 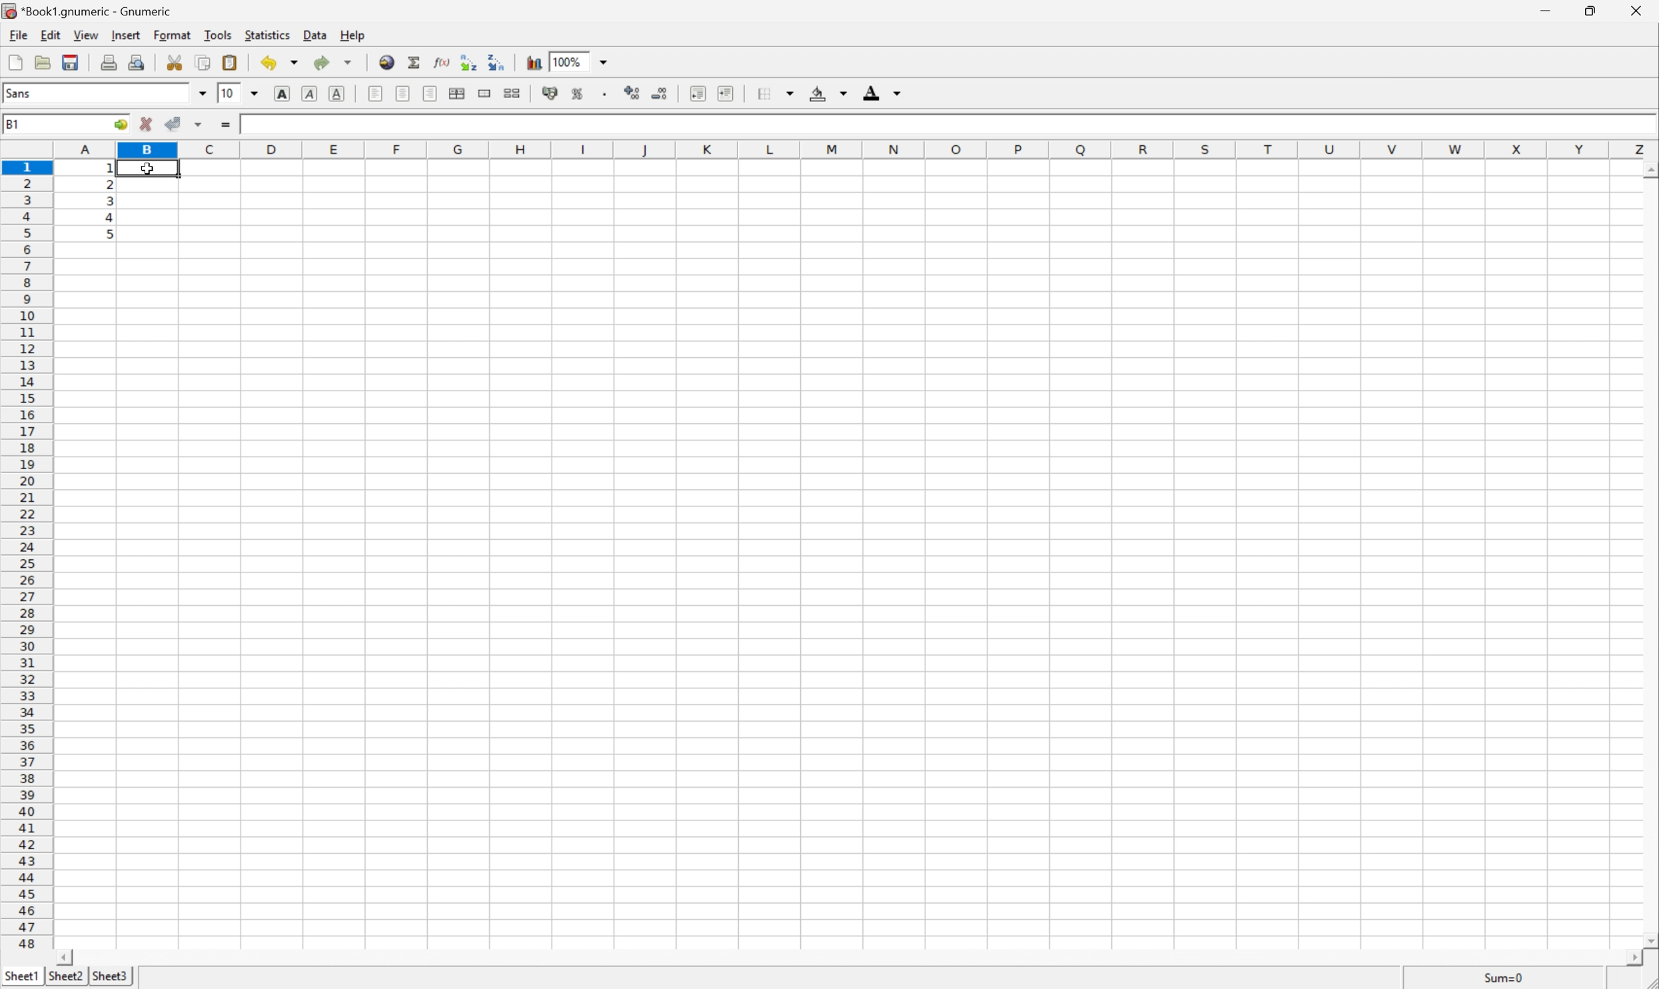 What do you see at coordinates (111, 976) in the screenshot?
I see `Sheet3` at bounding box center [111, 976].